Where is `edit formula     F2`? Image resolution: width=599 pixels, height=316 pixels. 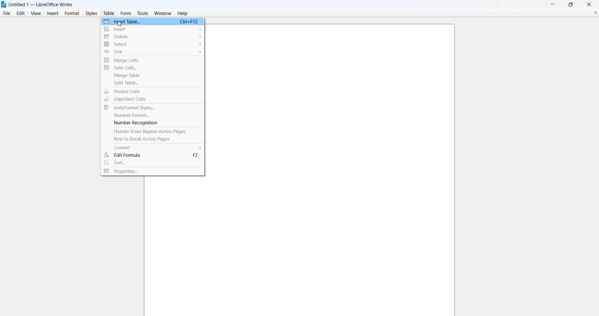
edit formula     F2 is located at coordinates (153, 156).